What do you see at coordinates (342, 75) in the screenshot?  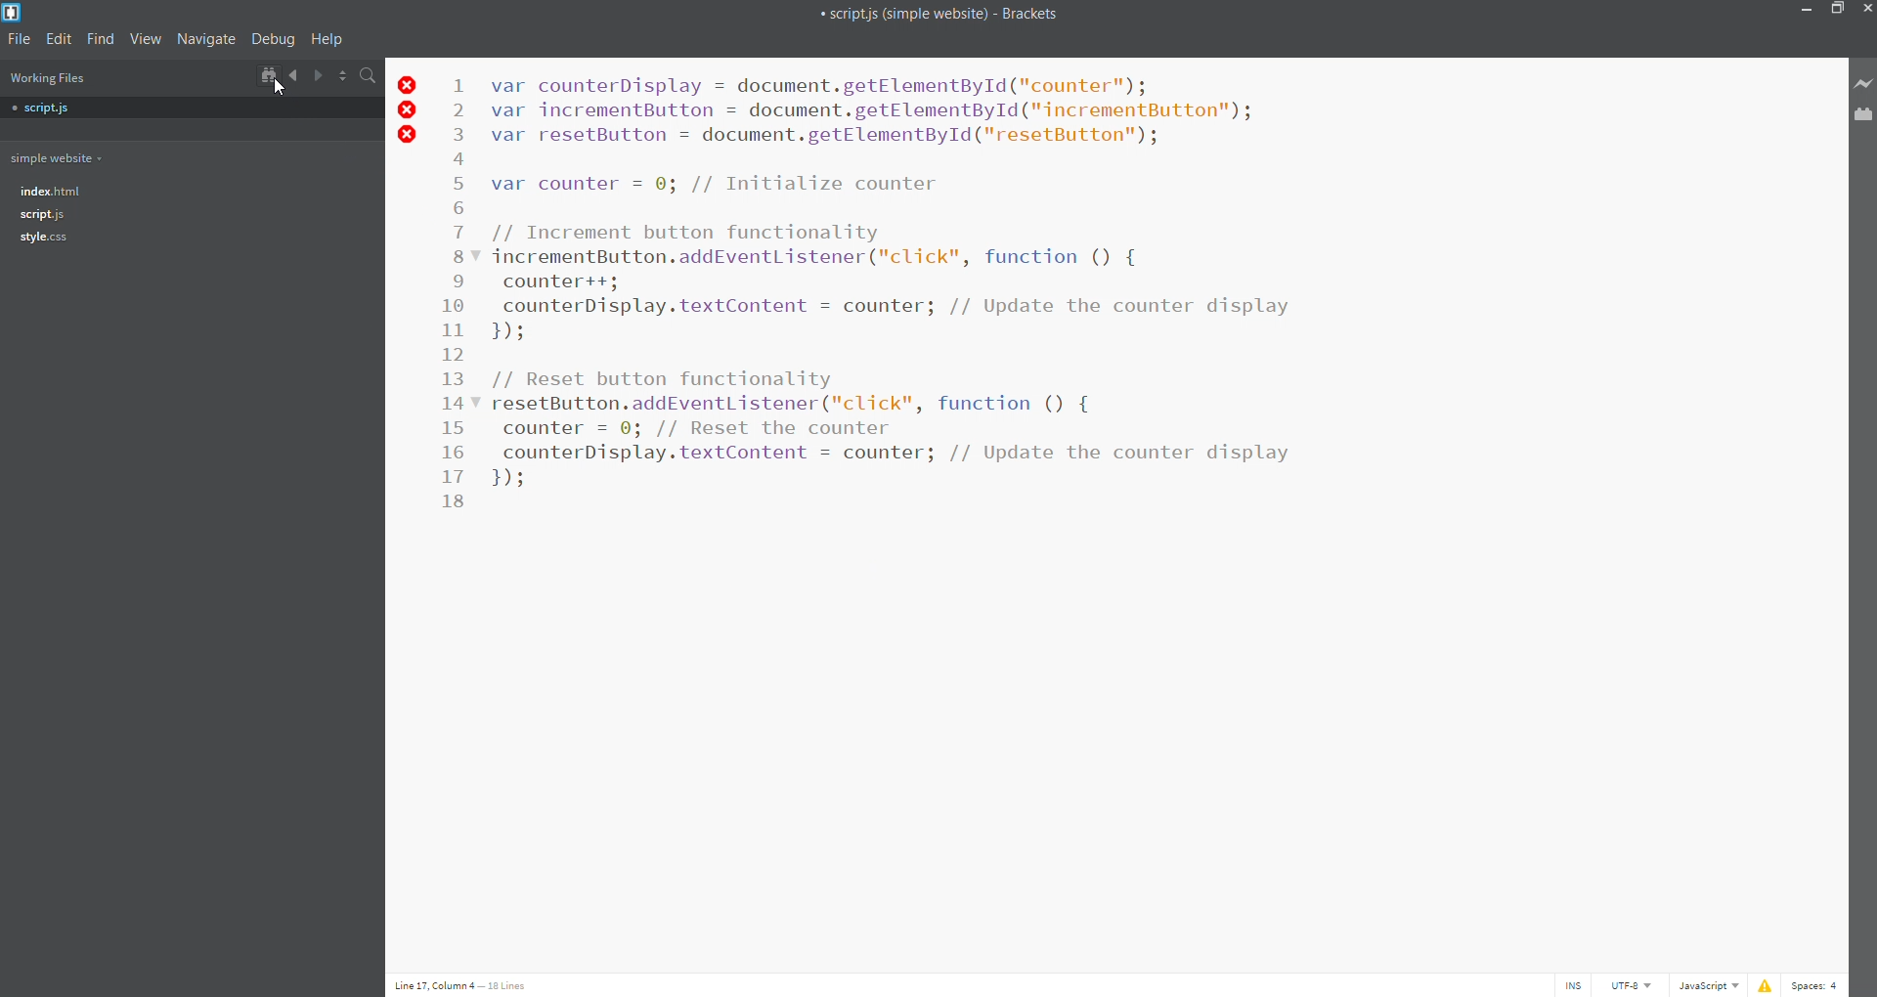 I see `split horizontally/vertically` at bounding box center [342, 75].